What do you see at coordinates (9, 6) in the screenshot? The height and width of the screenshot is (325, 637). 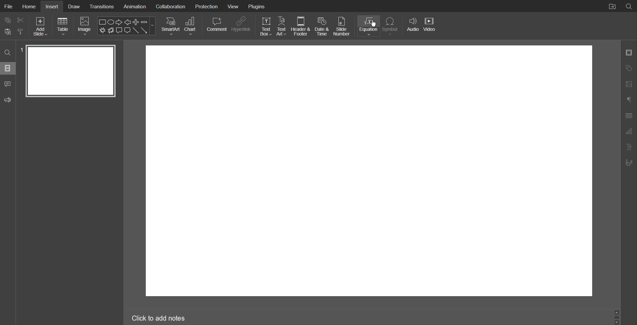 I see `File` at bounding box center [9, 6].